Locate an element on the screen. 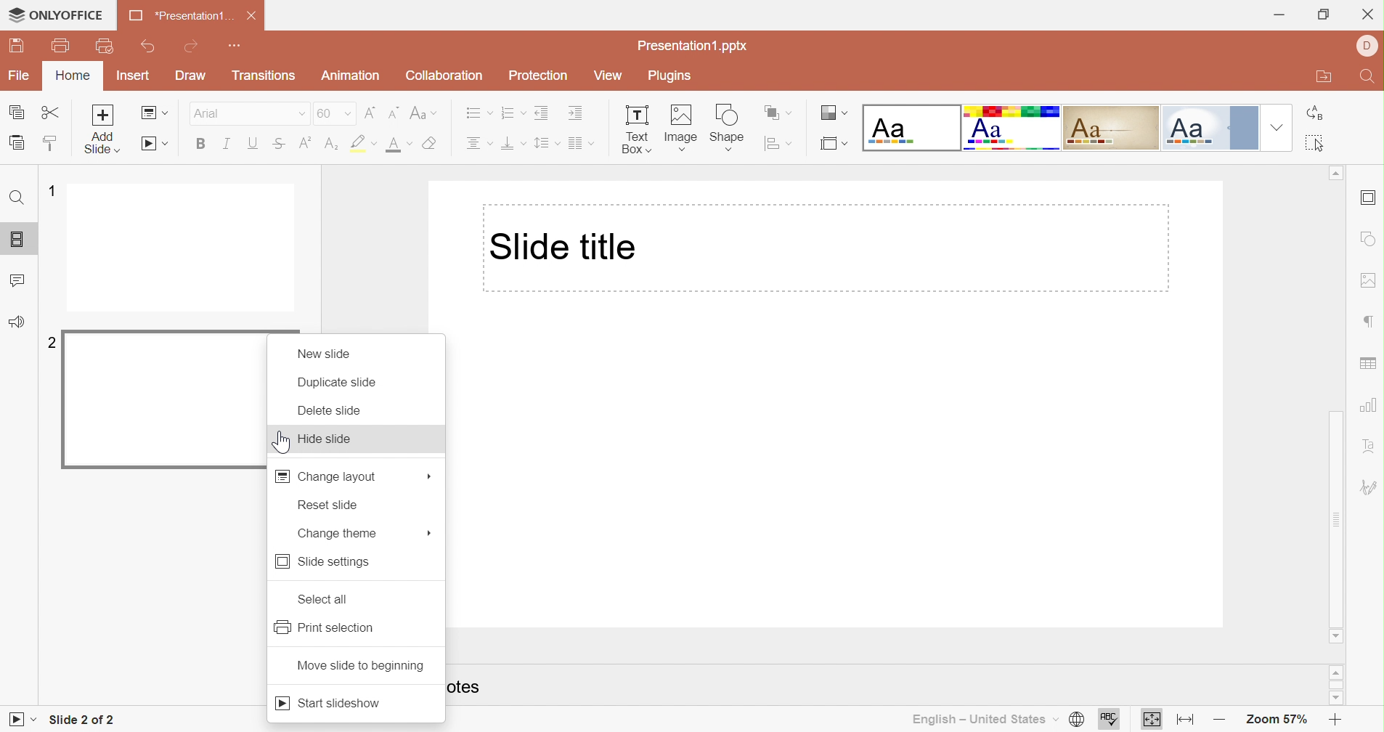  Protection is located at coordinates (539, 77).